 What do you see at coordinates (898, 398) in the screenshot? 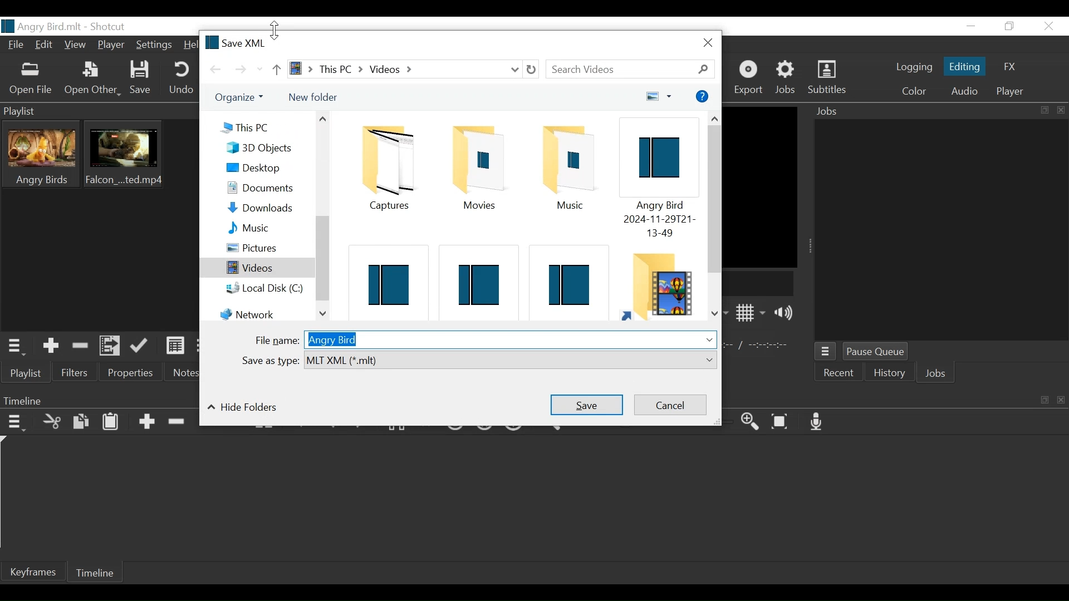
I see `Timeline Panel` at bounding box center [898, 398].